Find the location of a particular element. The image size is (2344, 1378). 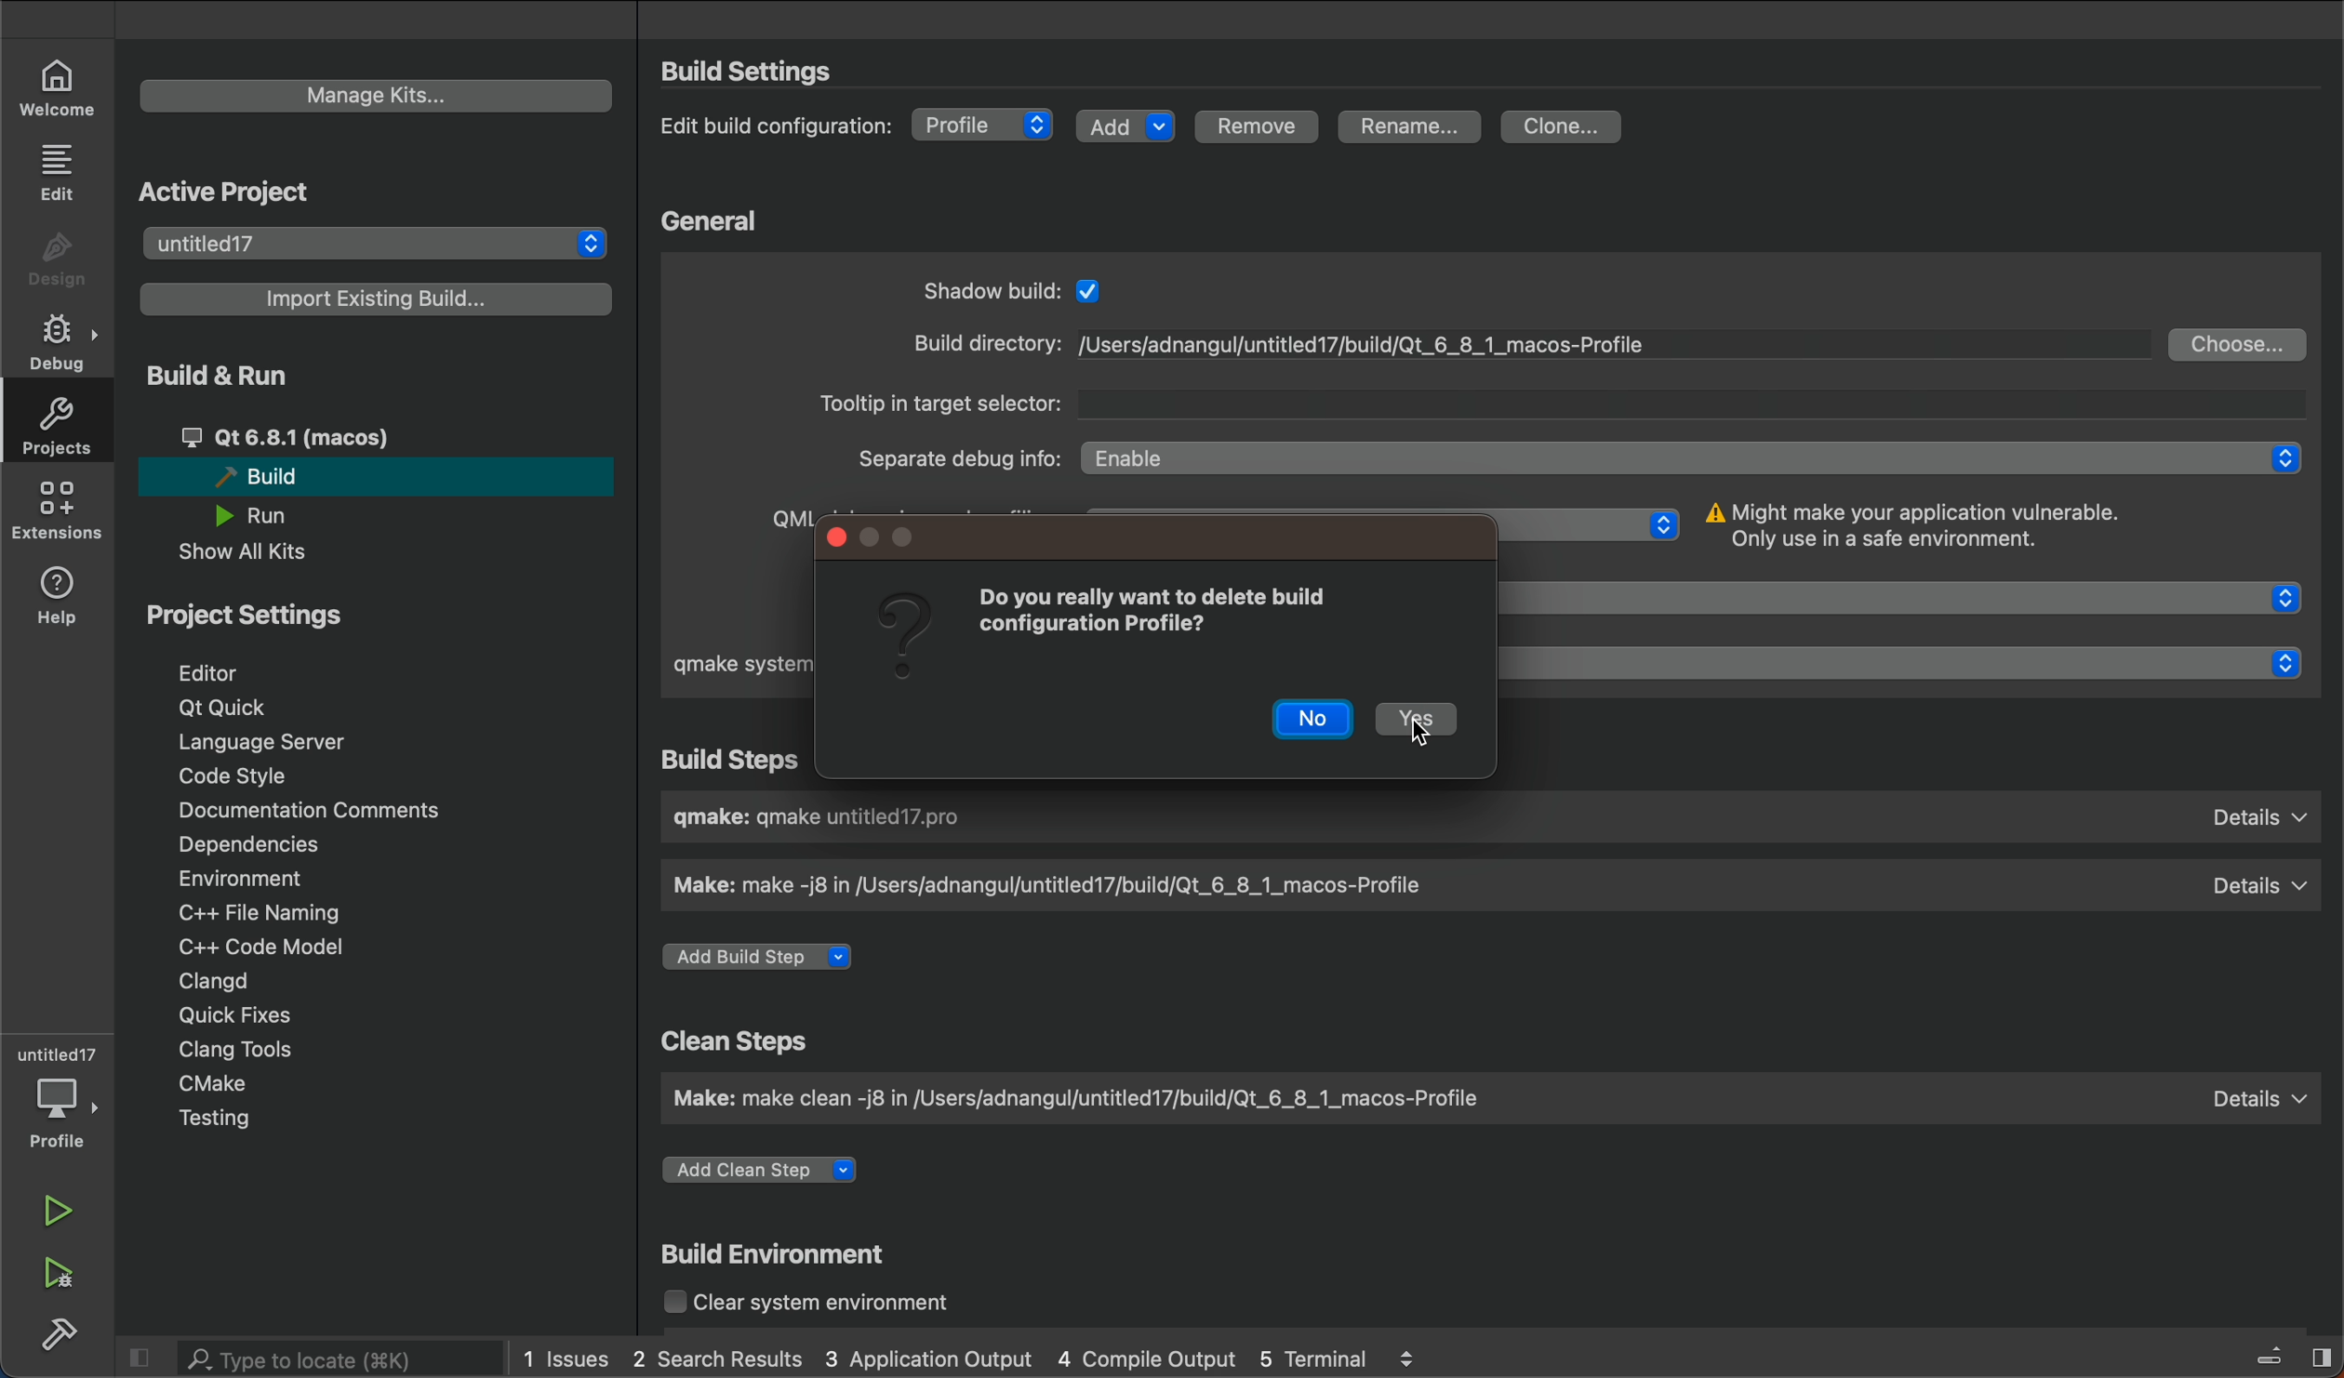

toggle sidebar is located at coordinates (2290, 1354).